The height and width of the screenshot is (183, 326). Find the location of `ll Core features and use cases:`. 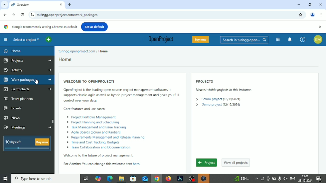

ll Core features and use cases: is located at coordinates (84, 109).